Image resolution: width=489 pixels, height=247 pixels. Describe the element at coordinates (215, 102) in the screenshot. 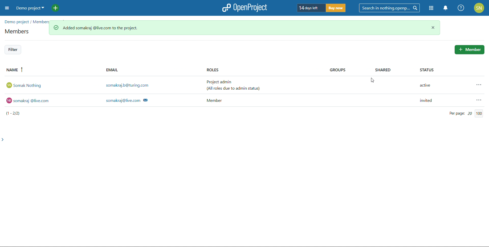

I see ` Member` at that location.